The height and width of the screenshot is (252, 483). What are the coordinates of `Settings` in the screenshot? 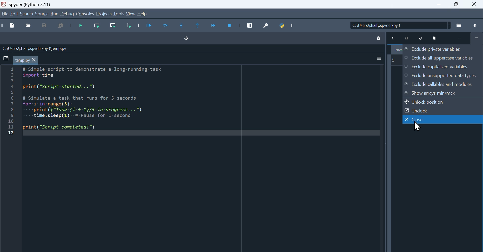 It's located at (476, 38).